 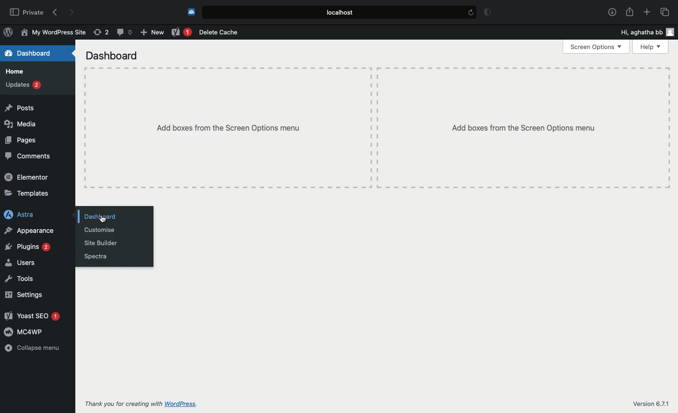 I want to click on WordPress, so click(x=208, y=403).